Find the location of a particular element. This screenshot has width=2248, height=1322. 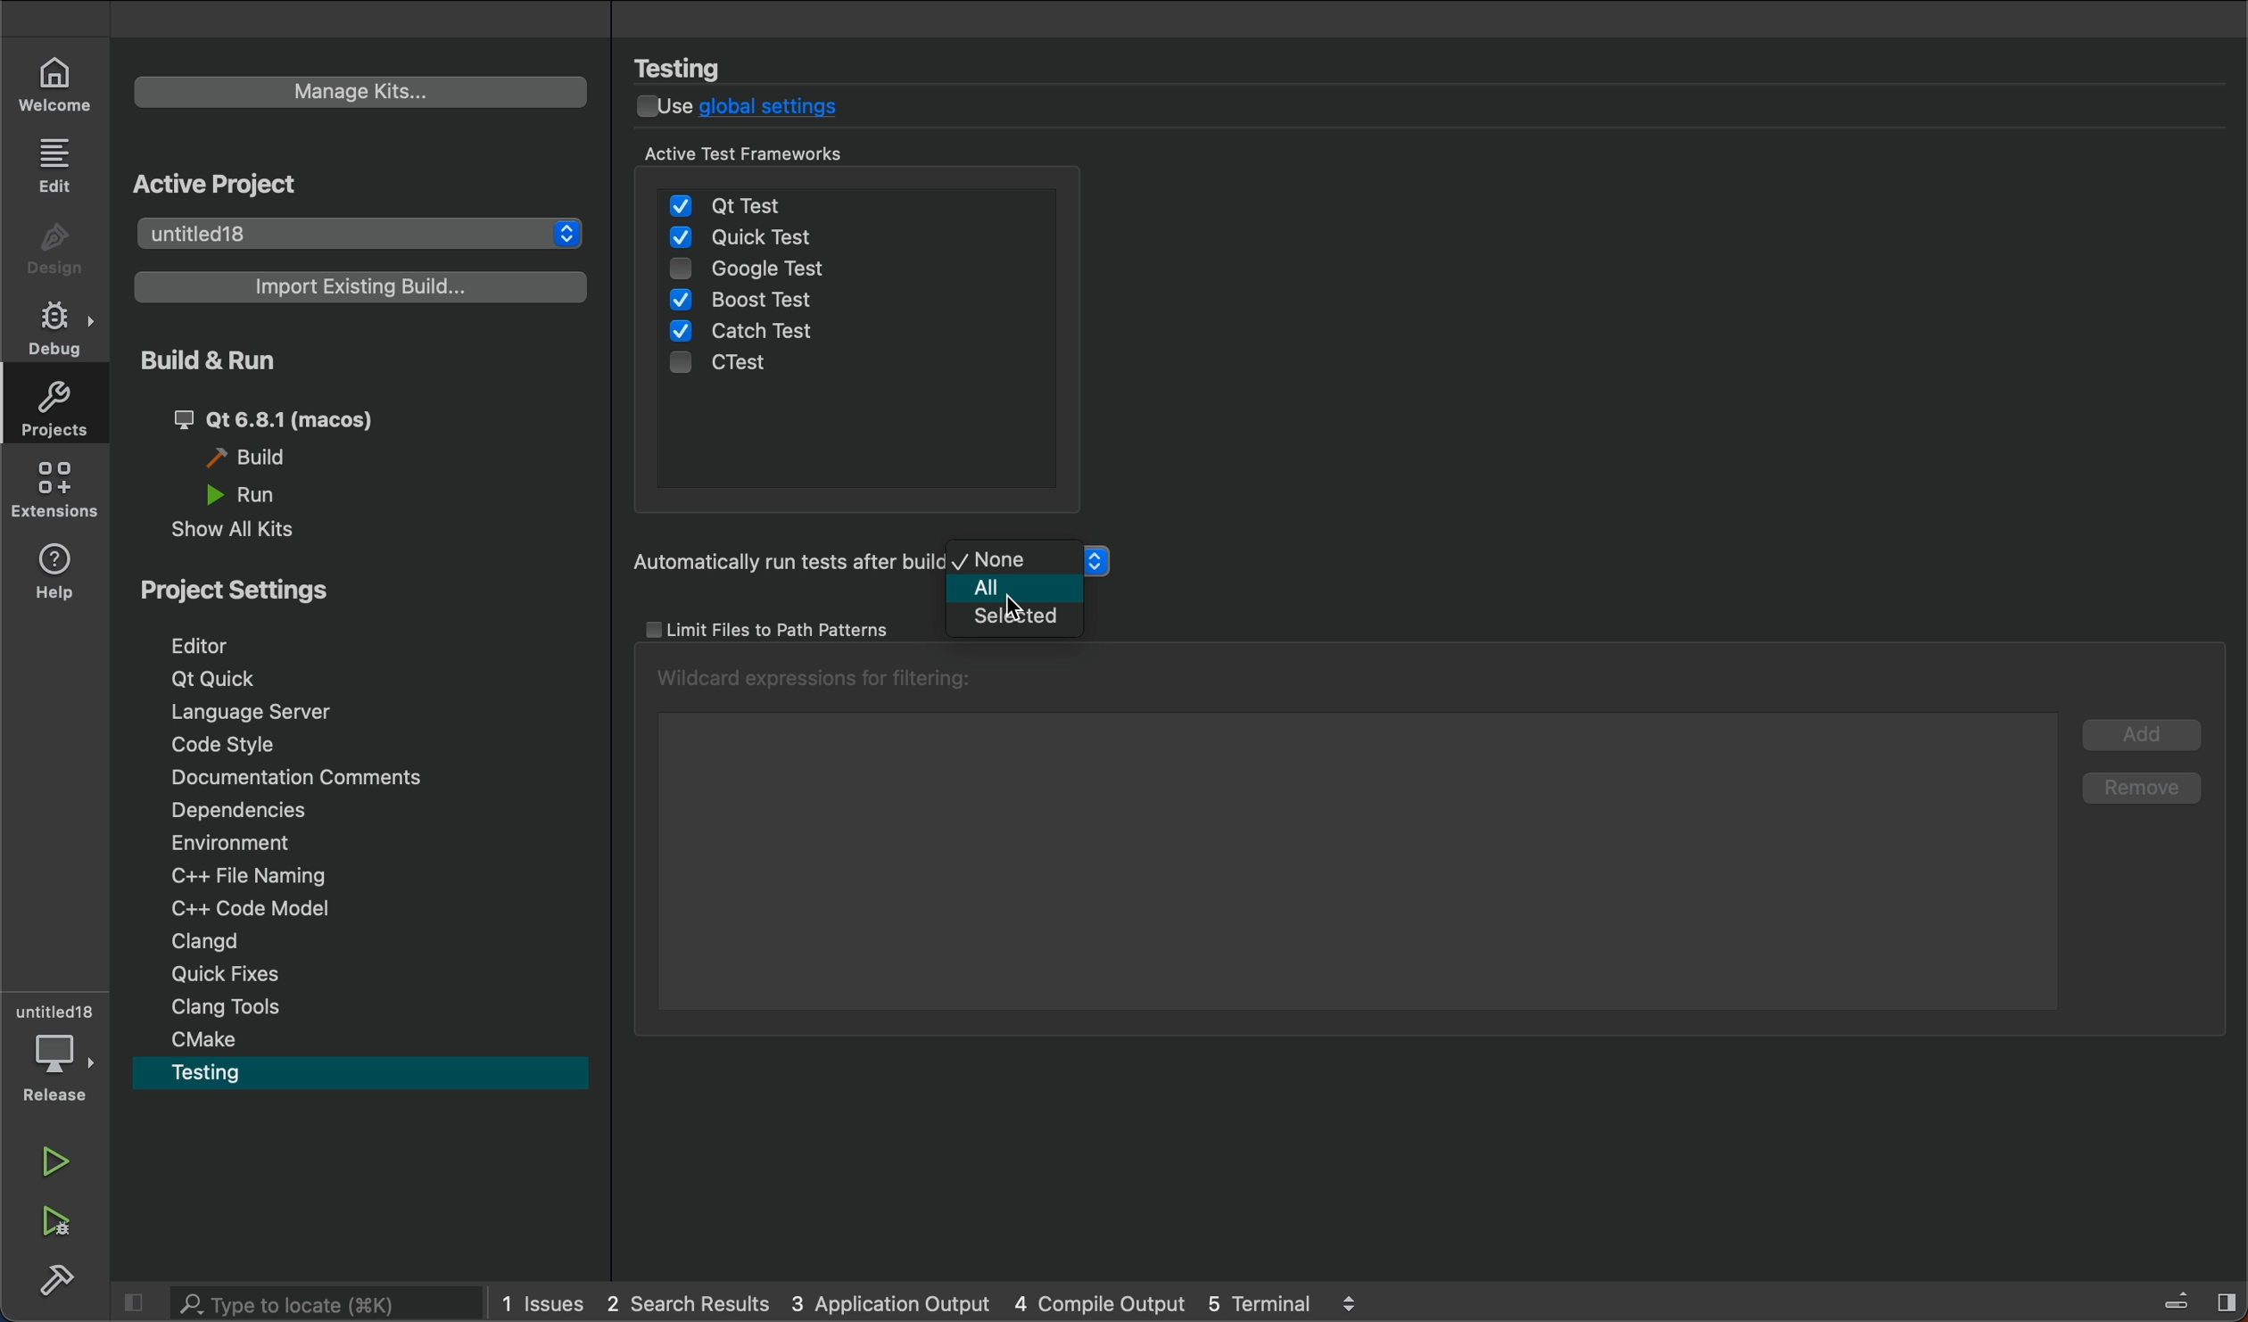

close is located at coordinates (133, 1302).